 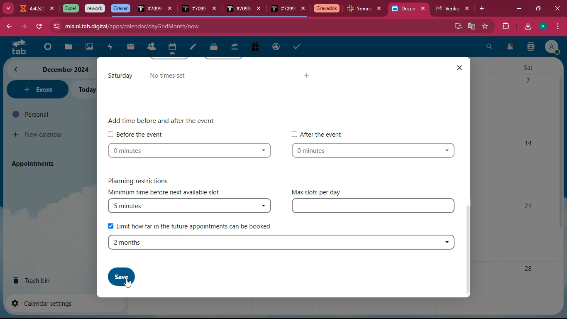 What do you see at coordinates (309, 78) in the screenshot?
I see `more` at bounding box center [309, 78].